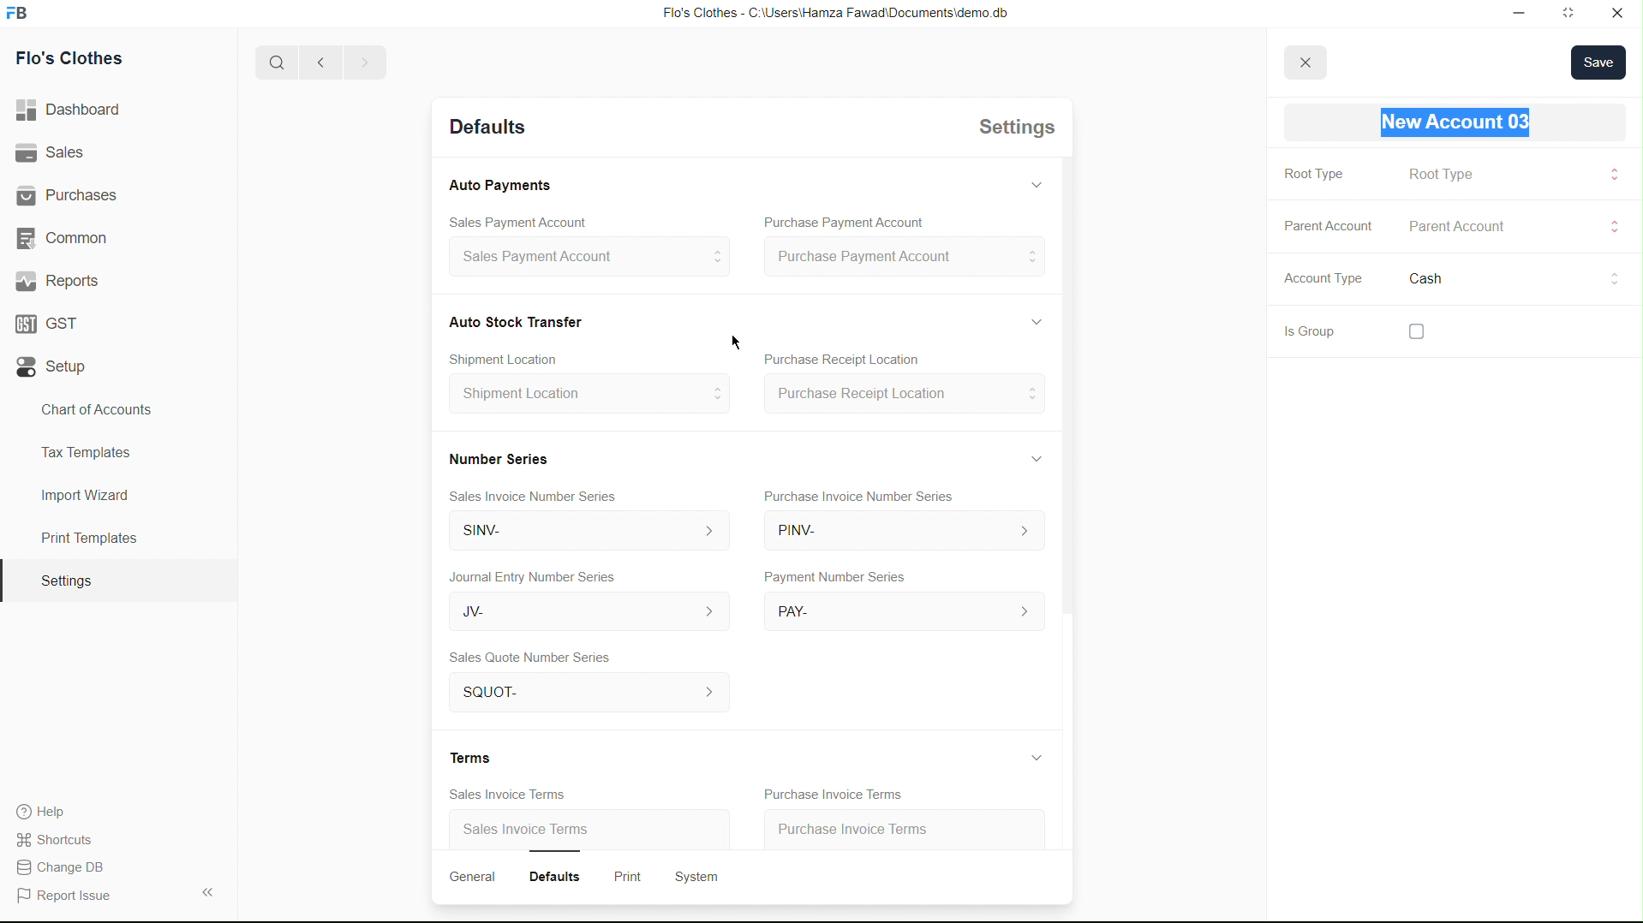 The width and height of the screenshot is (1643, 923). I want to click on Payment Number Series, so click(830, 578).